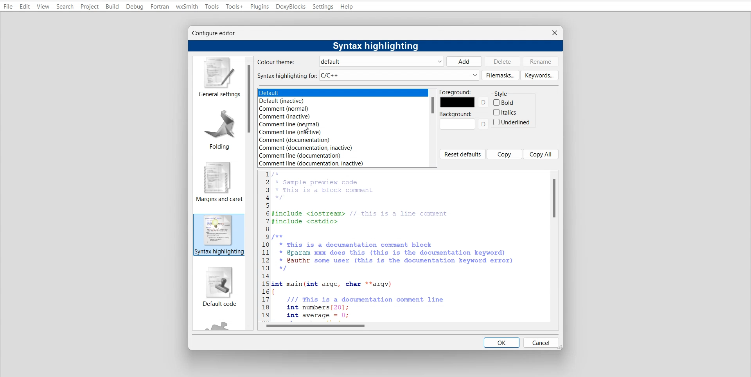  What do you see at coordinates (503, 61) in the screenshot?
I see `Delete` at bounding box center [503, 61].